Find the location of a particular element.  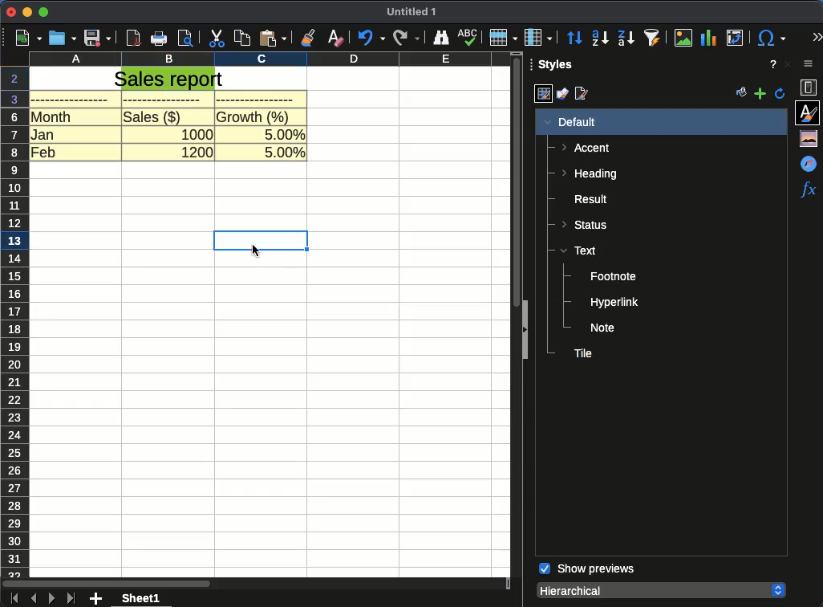

save is located at coordinates (98, 38).